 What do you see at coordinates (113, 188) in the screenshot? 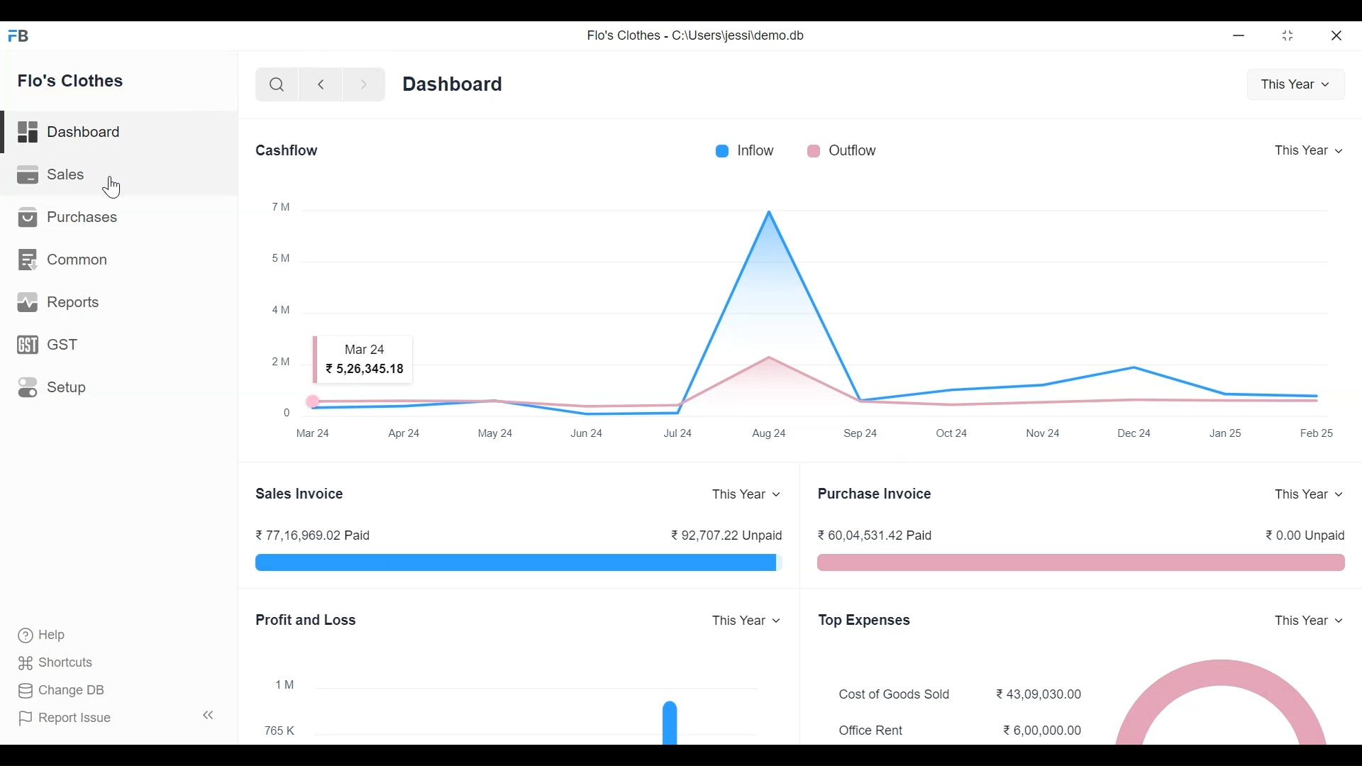
I see `Cursor` at bounding box center [113, 188].